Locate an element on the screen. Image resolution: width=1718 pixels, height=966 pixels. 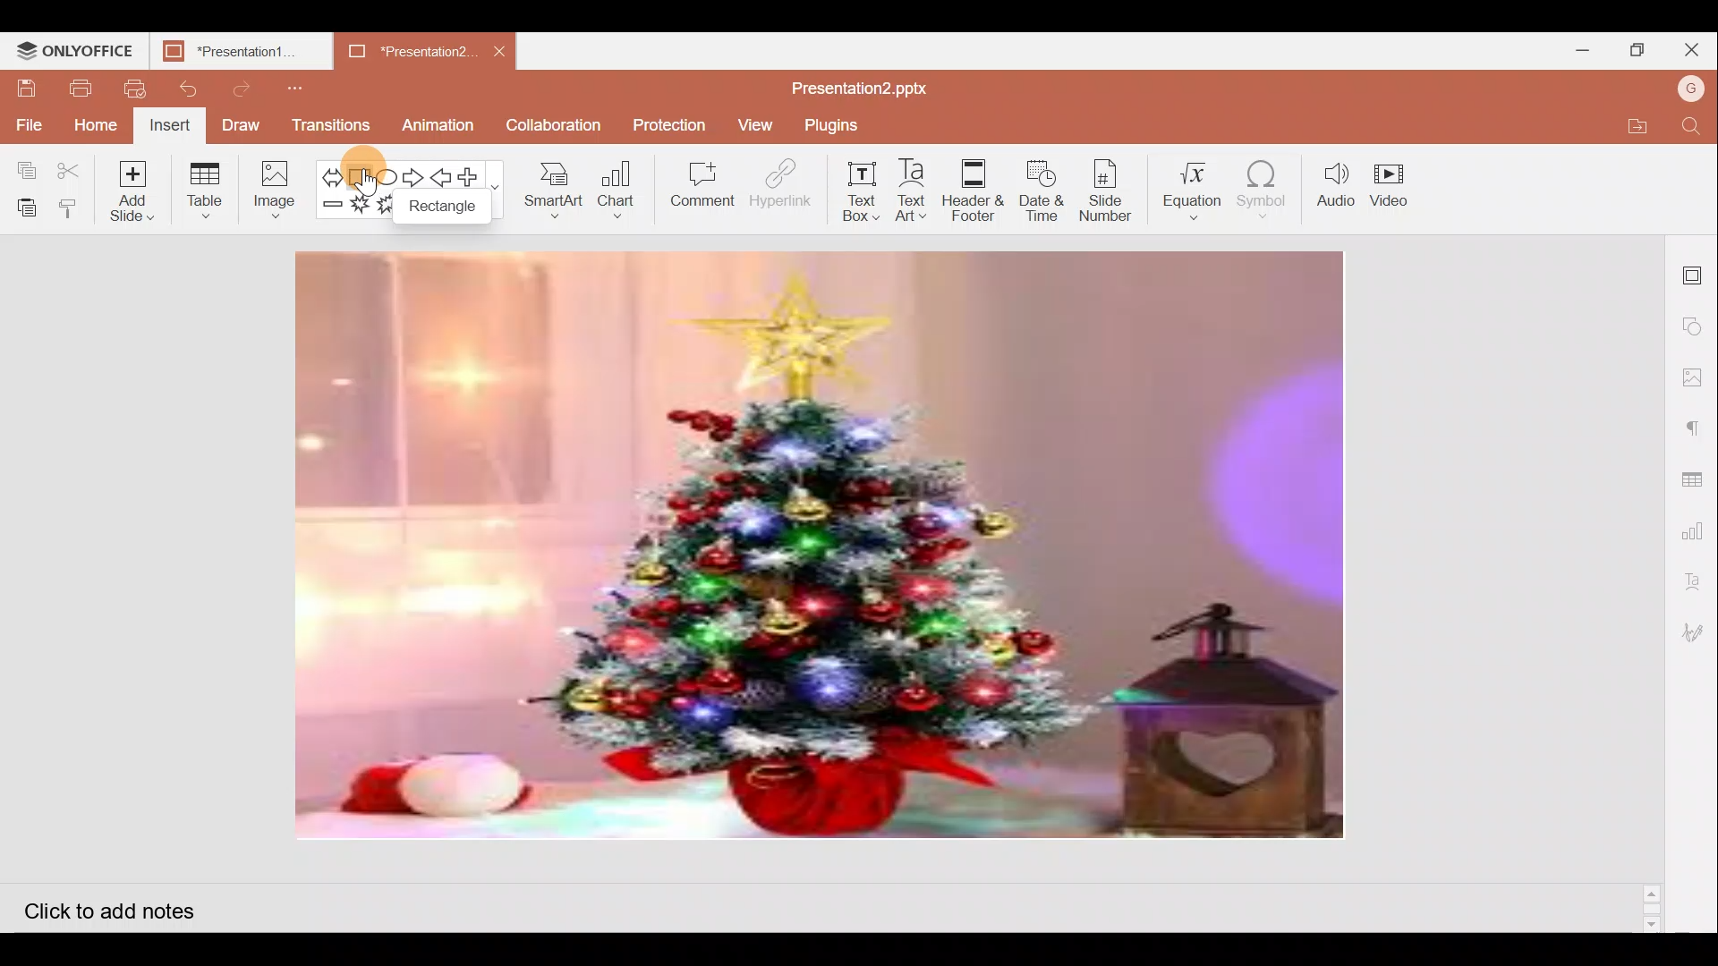
Collaboration is located at coordinates (555, 125).